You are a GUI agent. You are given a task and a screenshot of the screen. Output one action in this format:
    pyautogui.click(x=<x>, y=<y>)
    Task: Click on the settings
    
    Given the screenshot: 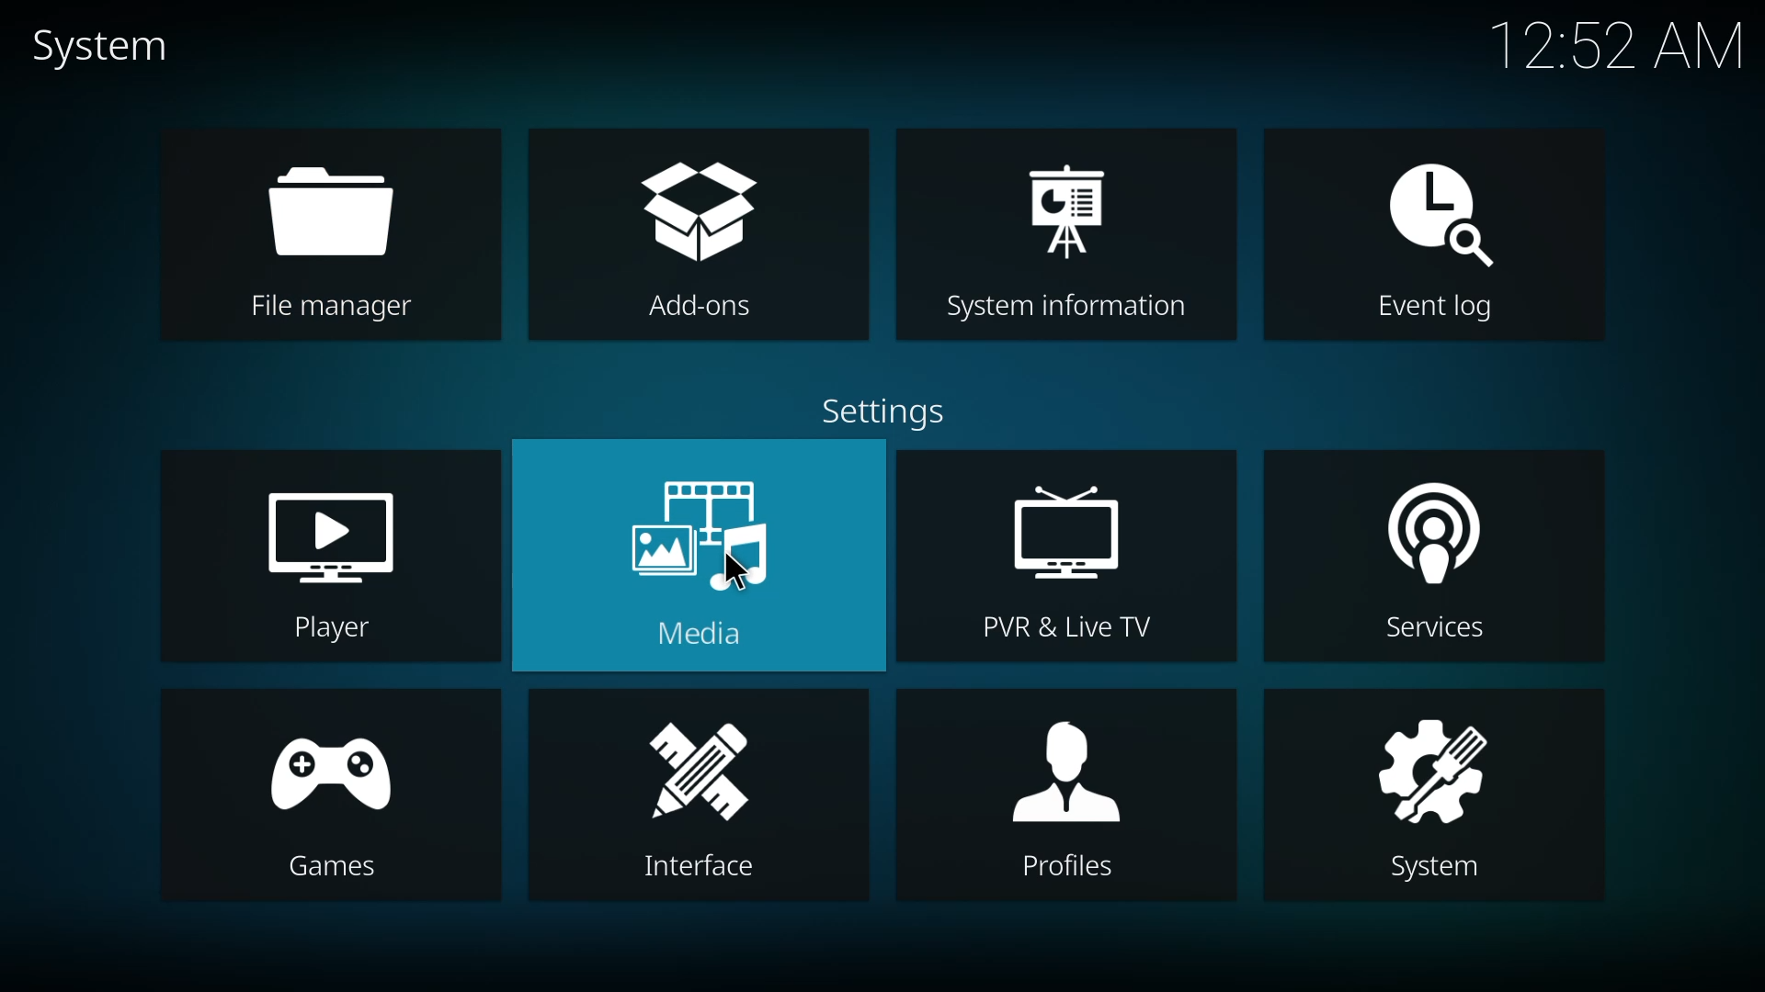 What is the action you would take?
    pyautogui.click(x=888, y=411)
    